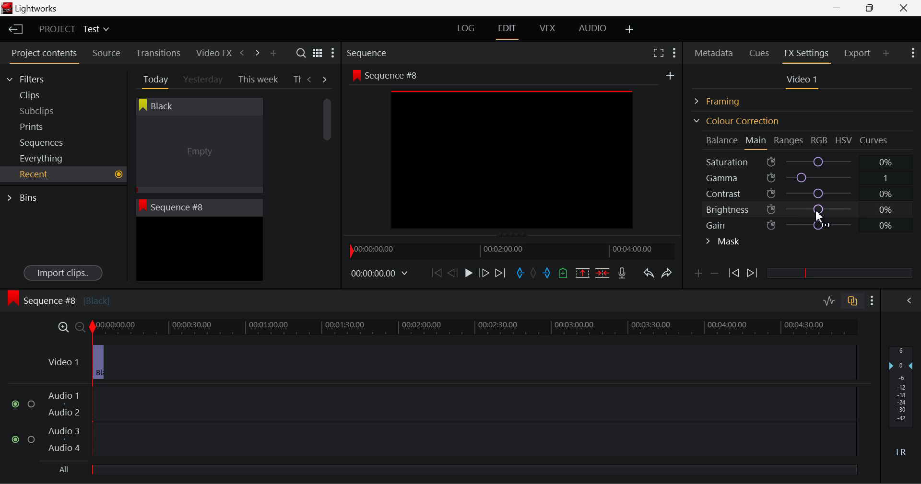 This screenshot has height=484, width=921. Describe the element at coordinates (46, 111) in the screenshot. I see `Subclips` at that location.